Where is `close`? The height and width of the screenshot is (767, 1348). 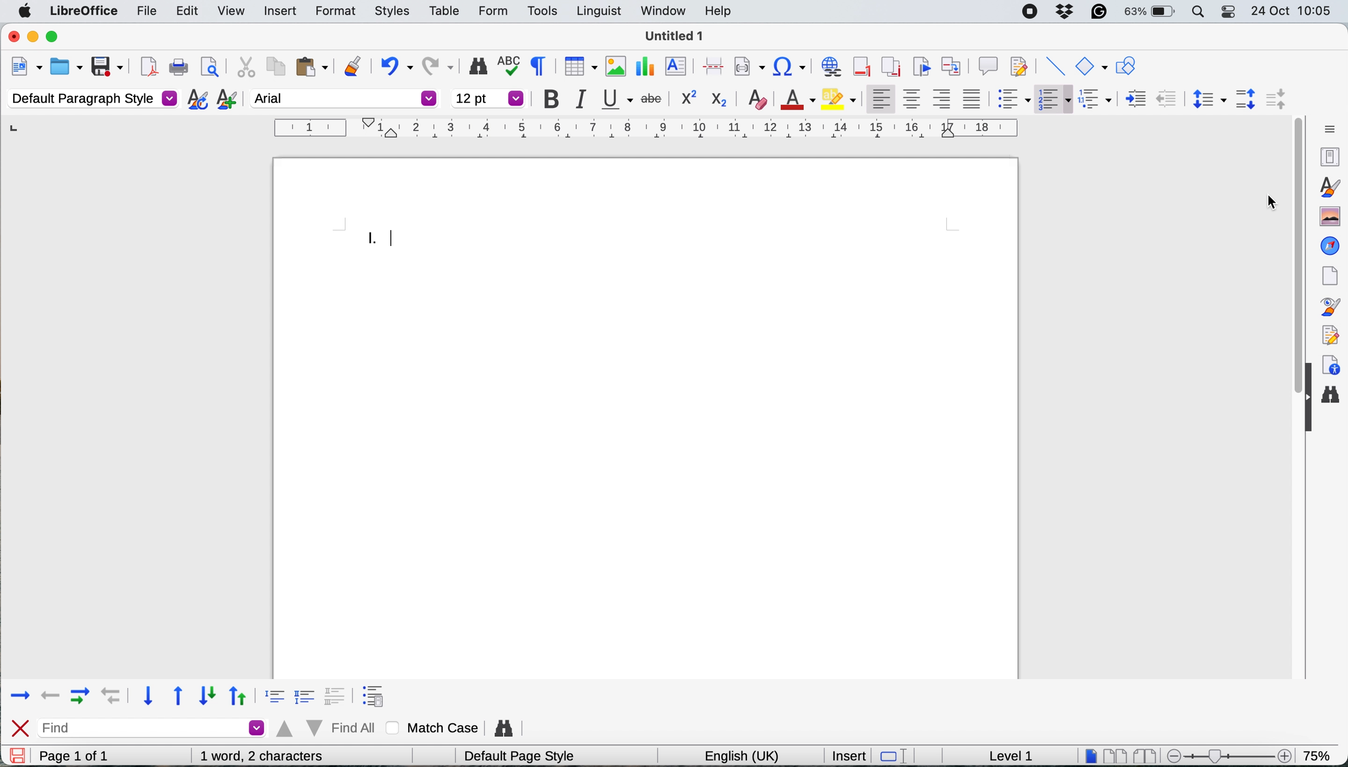 close is located at coordinates (21, 728).